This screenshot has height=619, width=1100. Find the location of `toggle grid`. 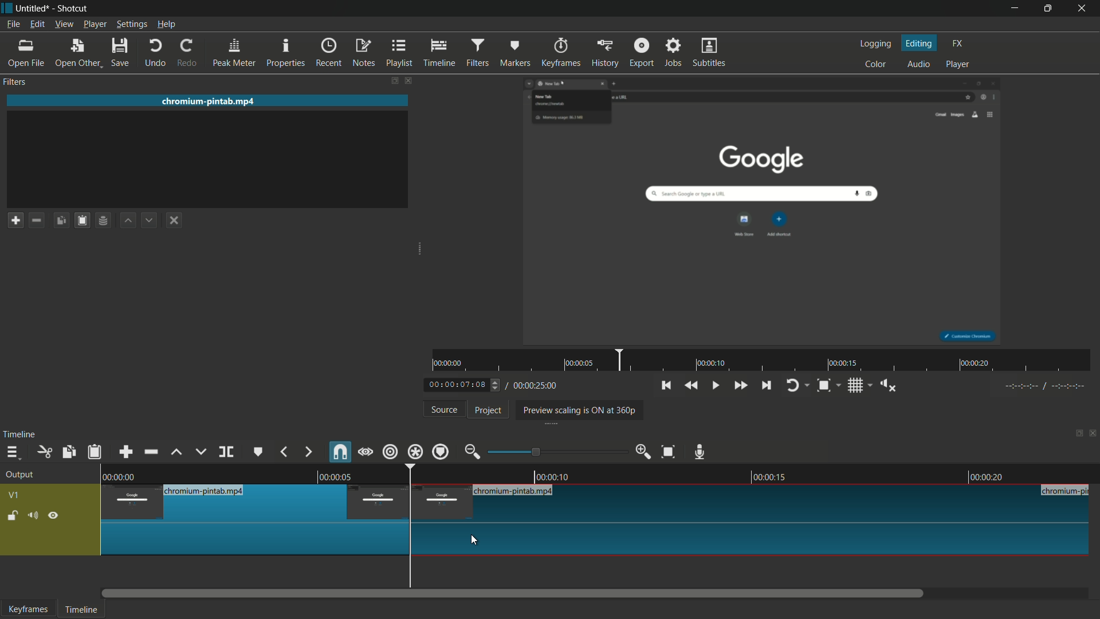

toggle grid is located at coordinates (857, 386).